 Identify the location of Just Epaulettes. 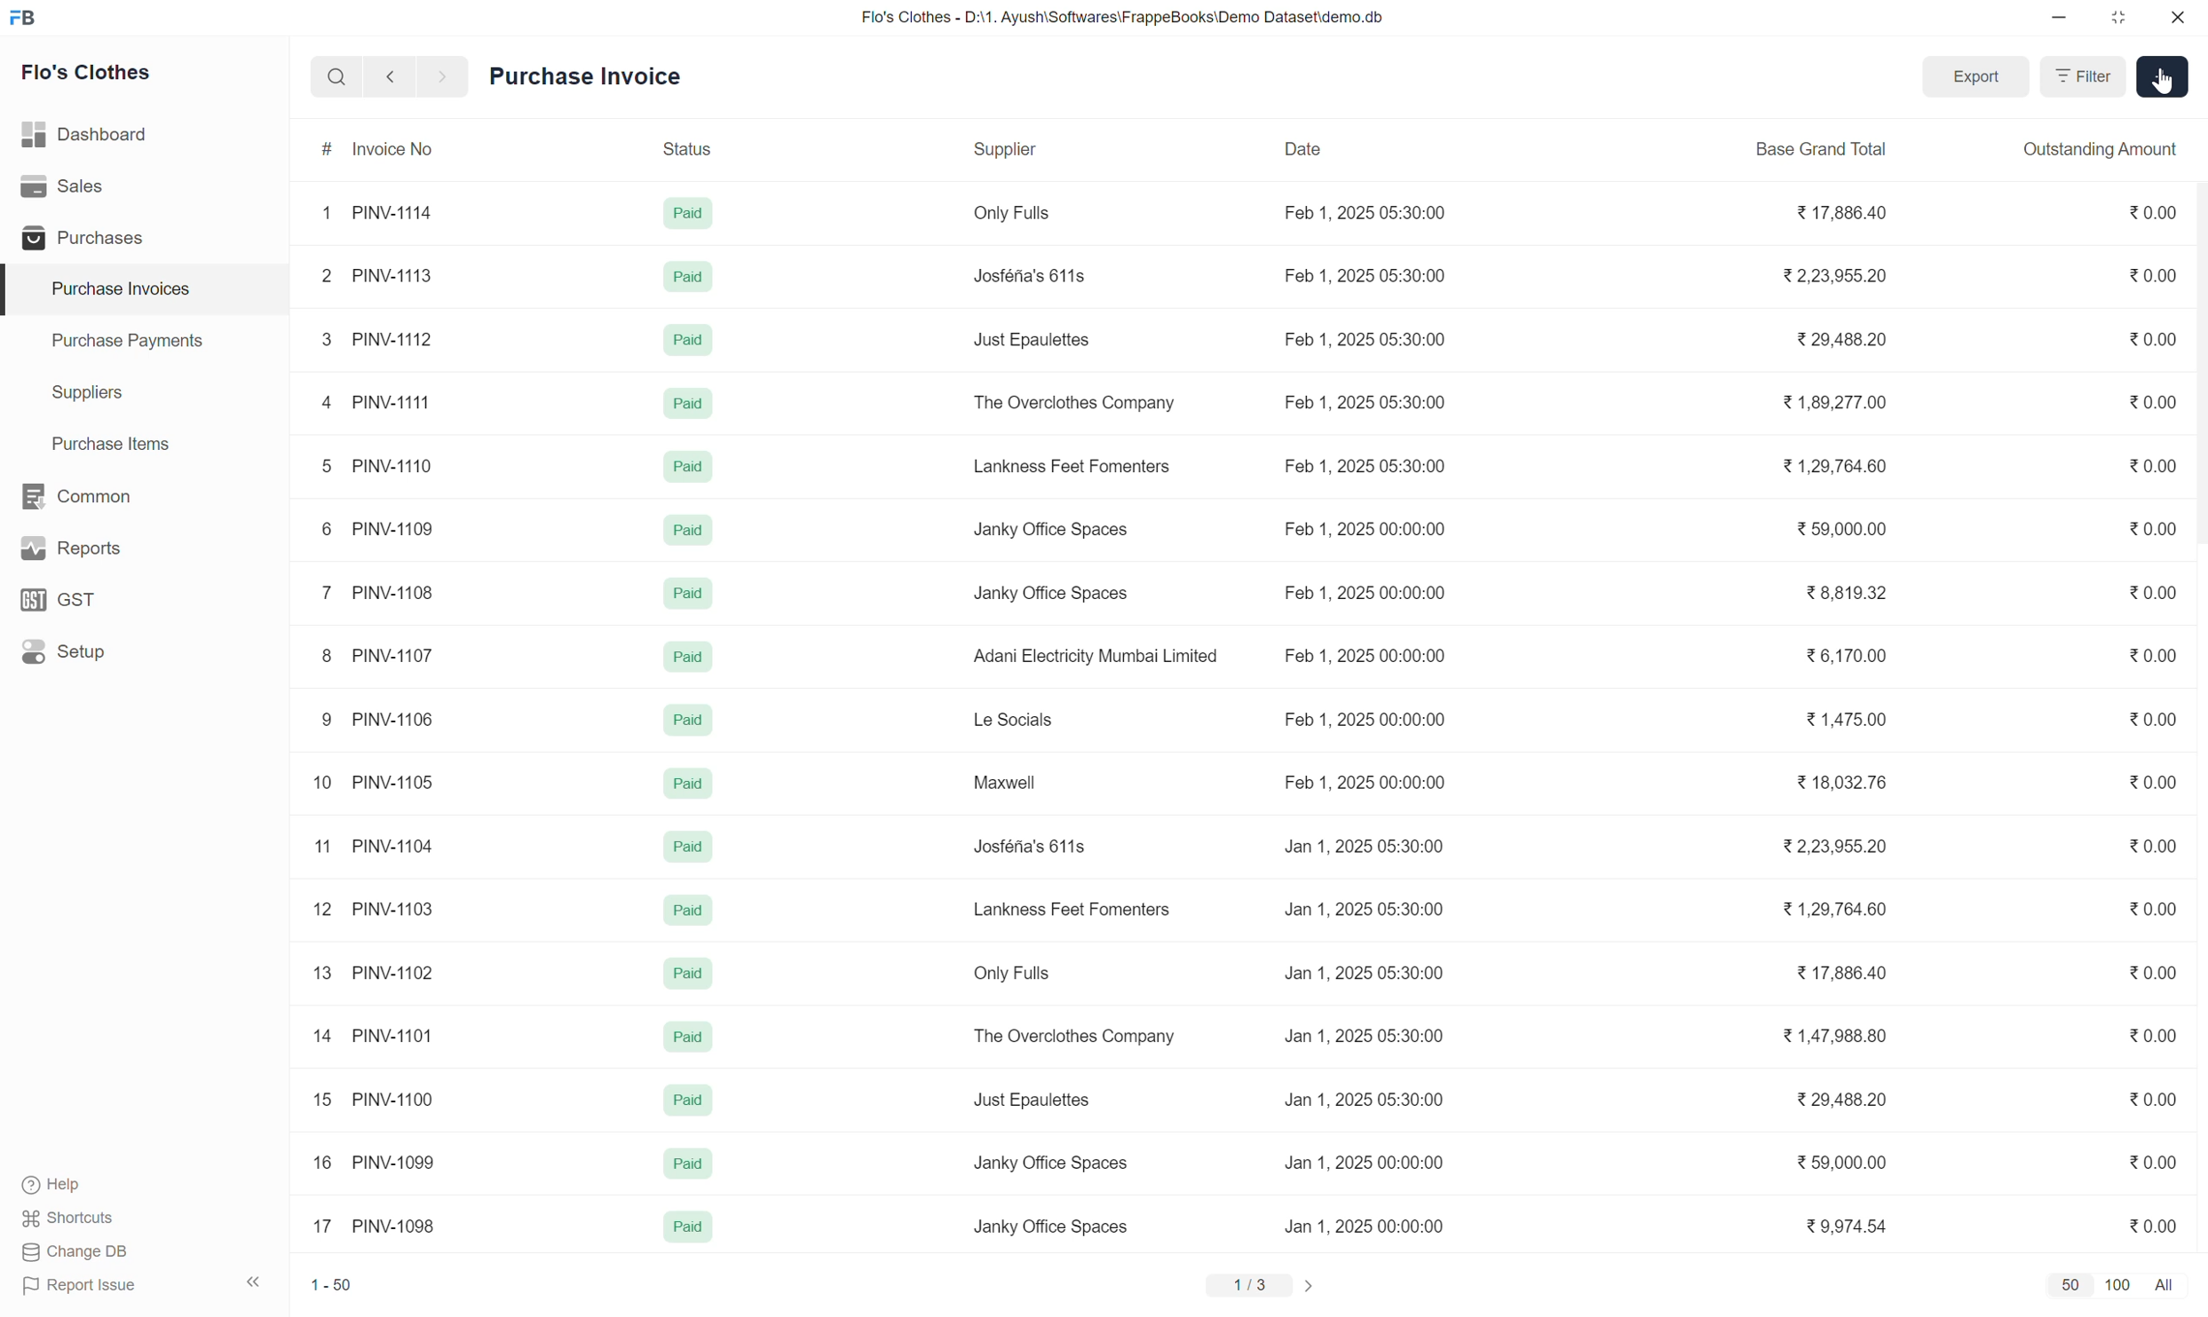
(1034, 1100).